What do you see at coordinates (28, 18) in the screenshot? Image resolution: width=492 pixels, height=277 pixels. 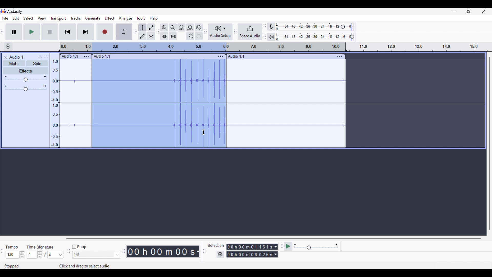 I see `Select menu` at bounding box center [28, 18].